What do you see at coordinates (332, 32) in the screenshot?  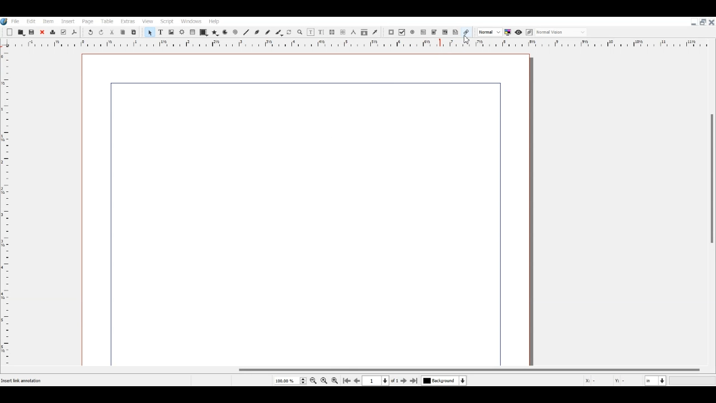 I see `Link text Frame` at bounding box center [332, 32].